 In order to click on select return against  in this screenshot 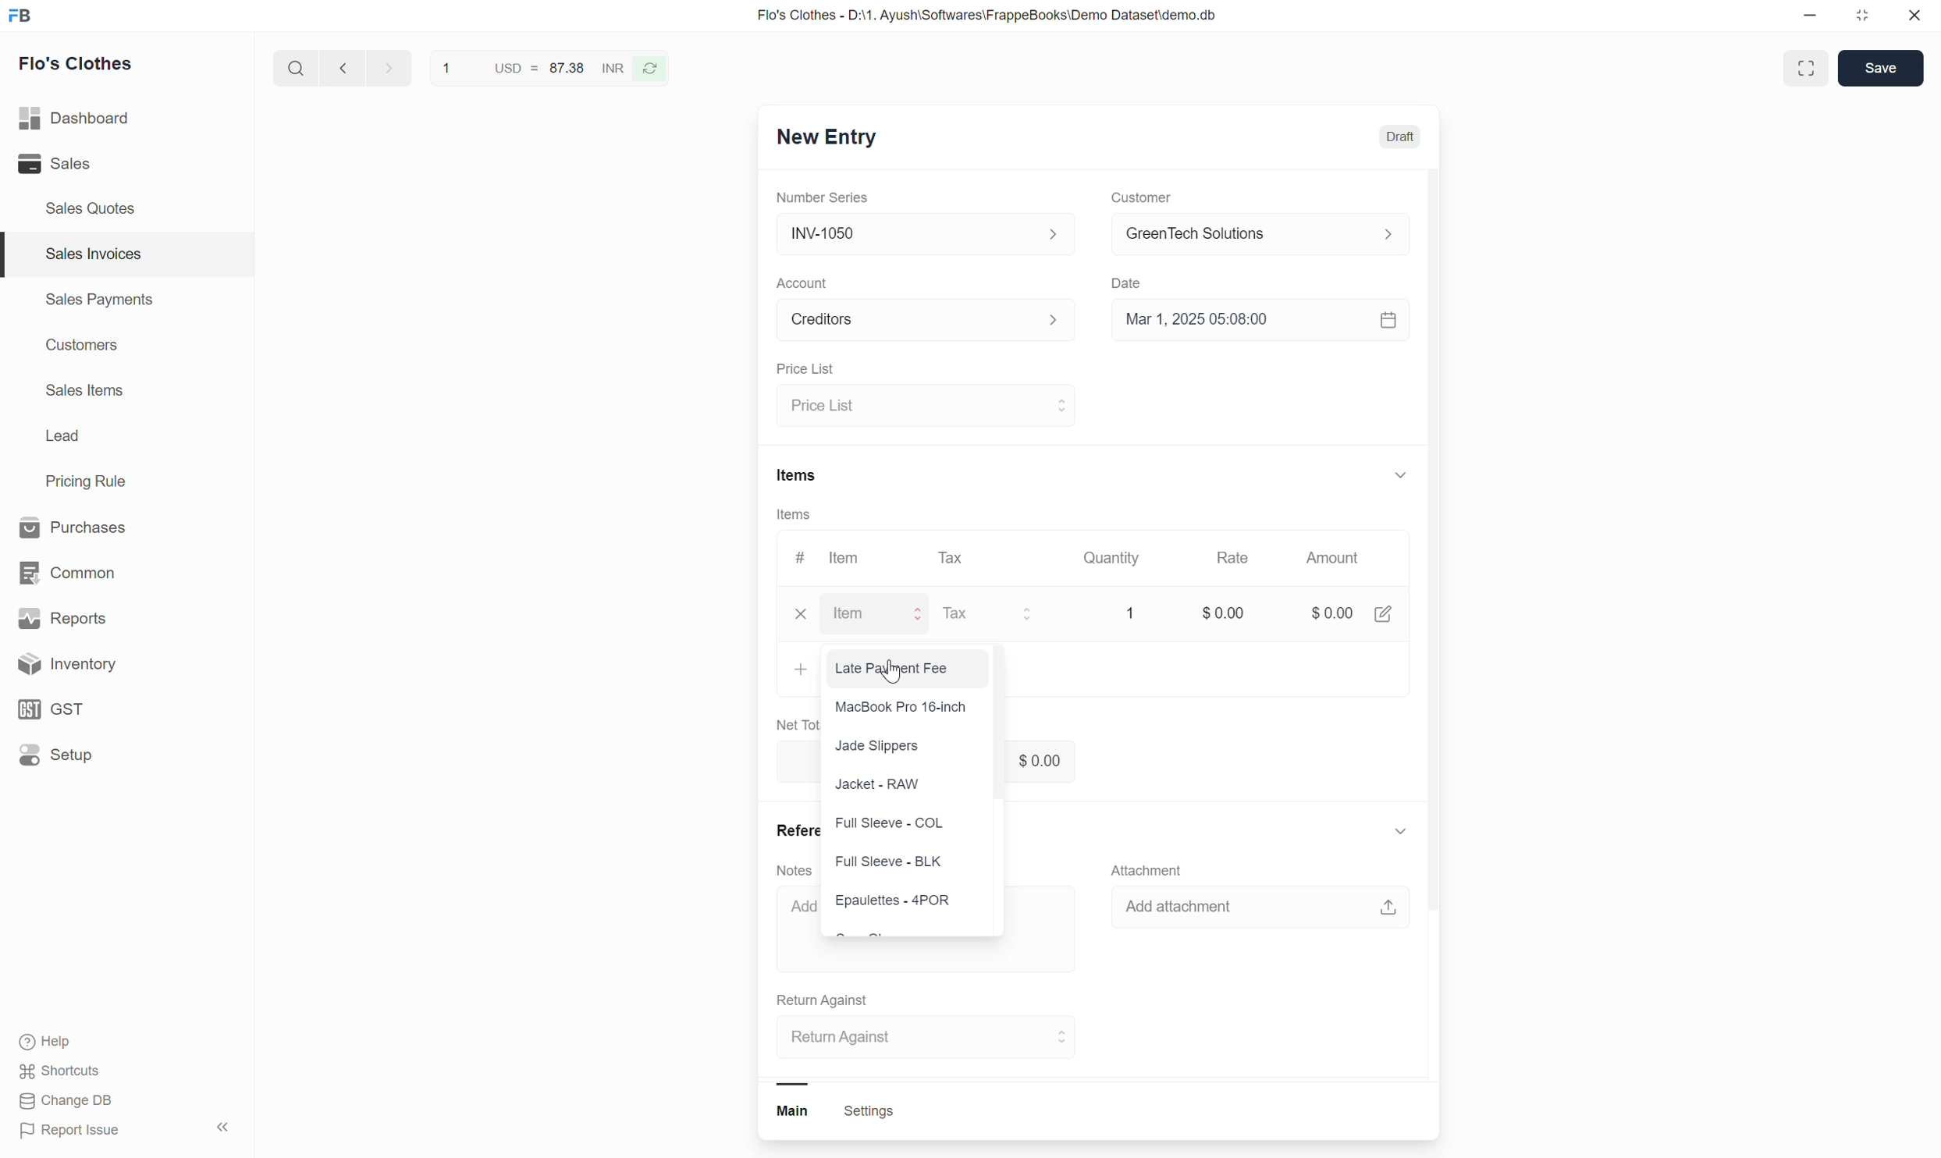, I will do `click(916, 1038)`.